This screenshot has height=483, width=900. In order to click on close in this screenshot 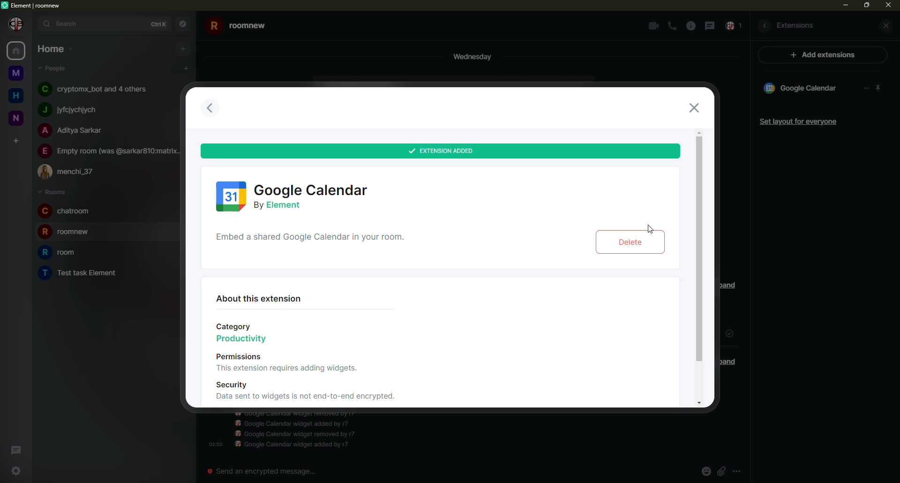, I will do `click(889, 7)`.